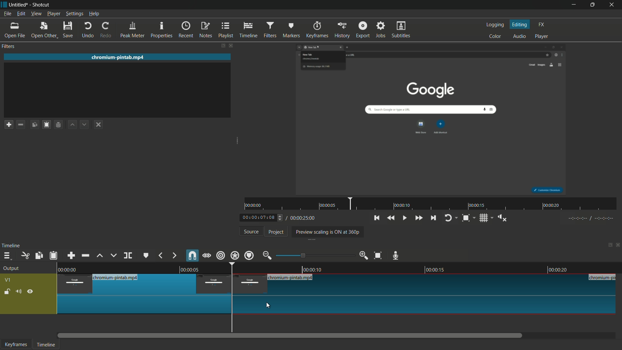 Image resolution: width=622 pixels, height=350 pixels. What do you see at coordinates (313, 268) in the screenshot?
I see `0.0010` at bounding box center [313, 268].